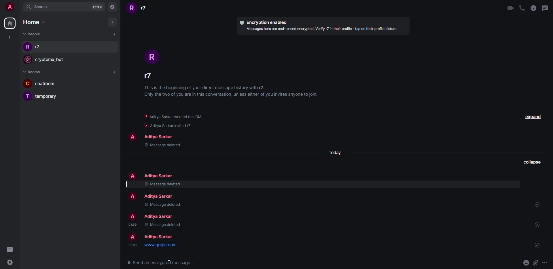  Describe the element at coordinates (159, 135) in the screenshot. I see `people` at that location.